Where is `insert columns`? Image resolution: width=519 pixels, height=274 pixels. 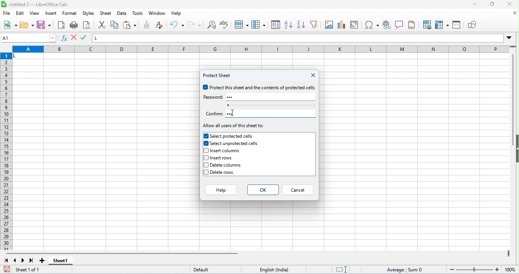 insert columns is located at coordinates (224, 151).